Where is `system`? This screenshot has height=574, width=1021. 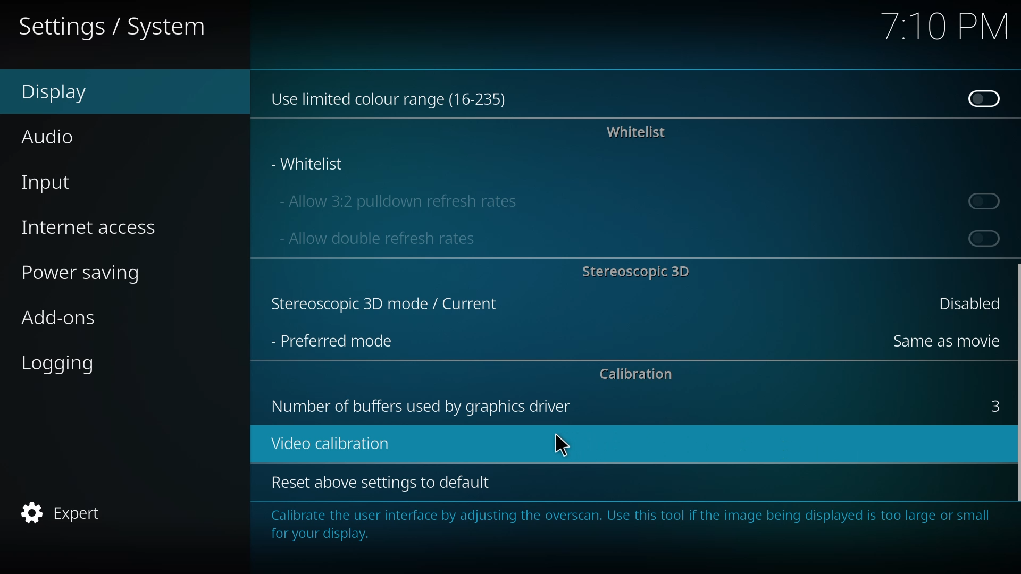
system is located at coordinates (116, 28).